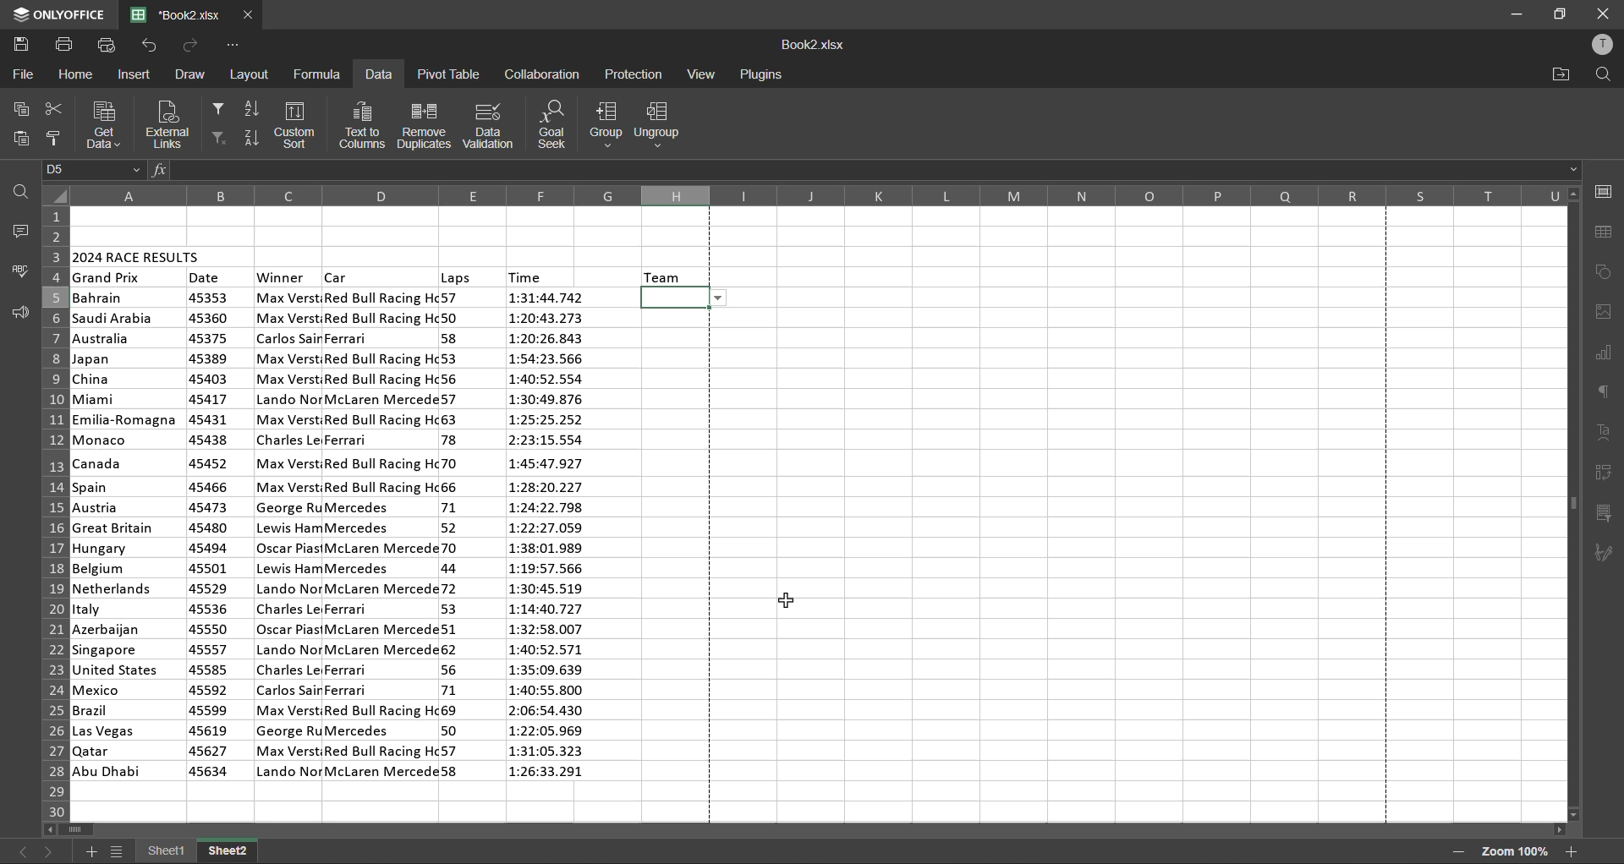 This screenshot has height=864, width=1624. Describe the element at coordinates (663, 125) in the screenshot. I see `ungroup` at that location.